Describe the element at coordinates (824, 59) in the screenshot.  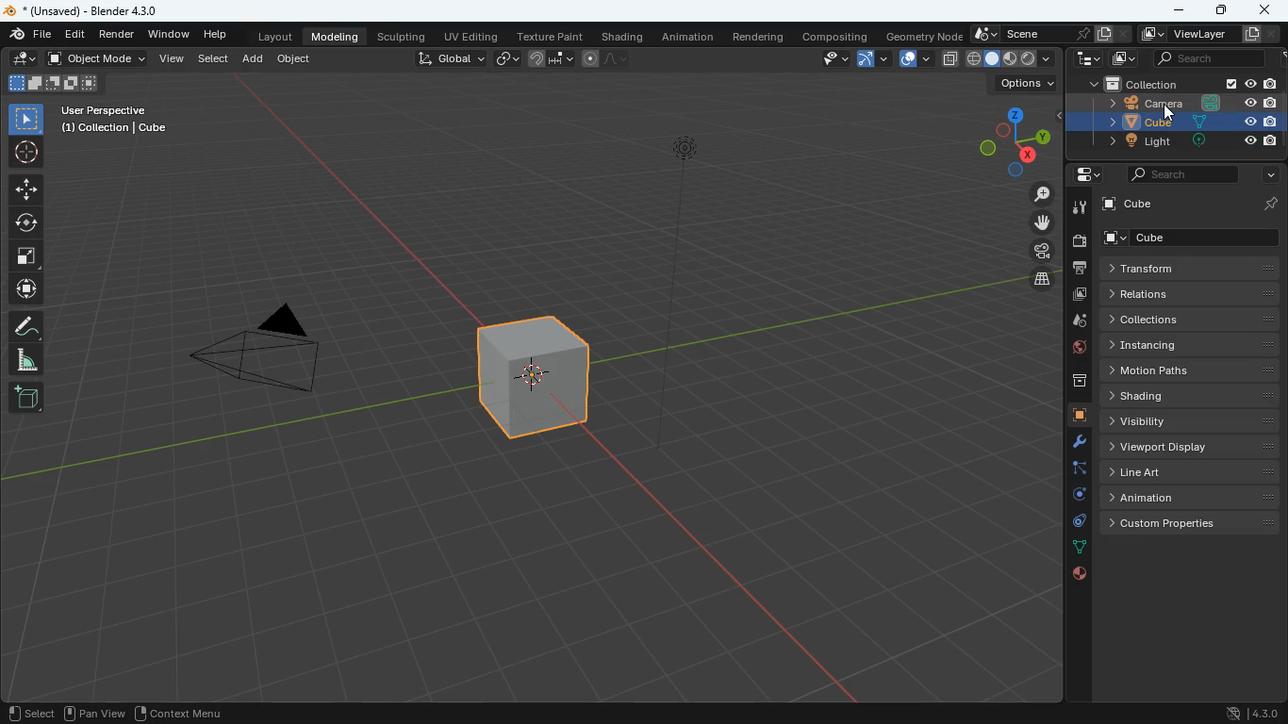
I see `view` at that location.